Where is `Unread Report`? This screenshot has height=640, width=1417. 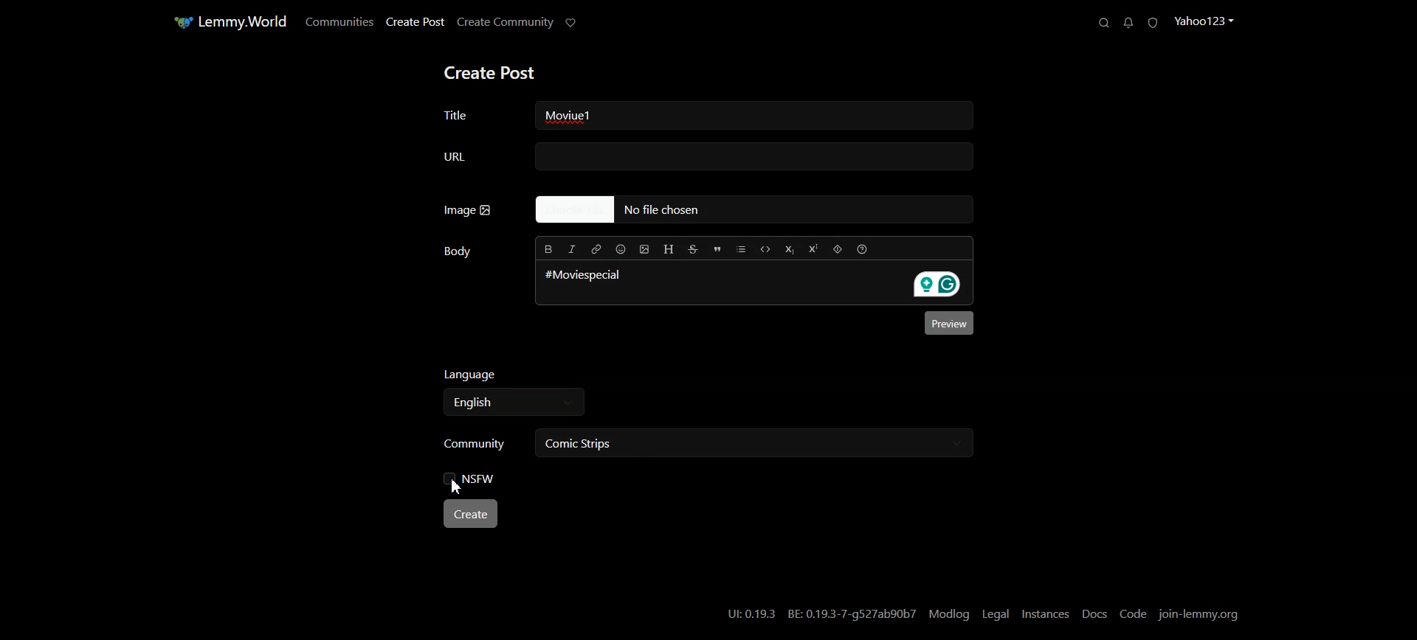 Unread Report is located at coordinates (1151, 21).